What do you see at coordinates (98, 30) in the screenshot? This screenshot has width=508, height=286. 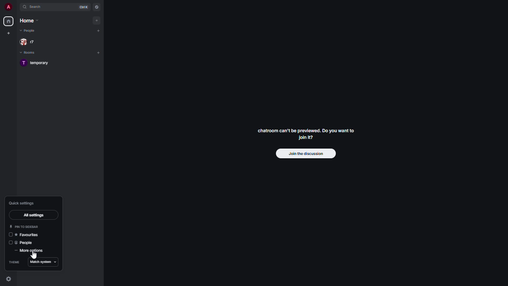 I see `add` at bounding box center [98, 30].